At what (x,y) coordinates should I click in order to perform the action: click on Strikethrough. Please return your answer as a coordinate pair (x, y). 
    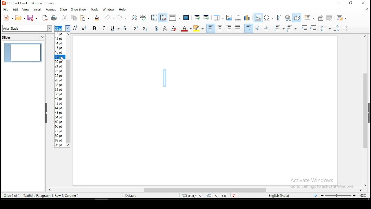
    Looking at the image, I should click on (126, 28).